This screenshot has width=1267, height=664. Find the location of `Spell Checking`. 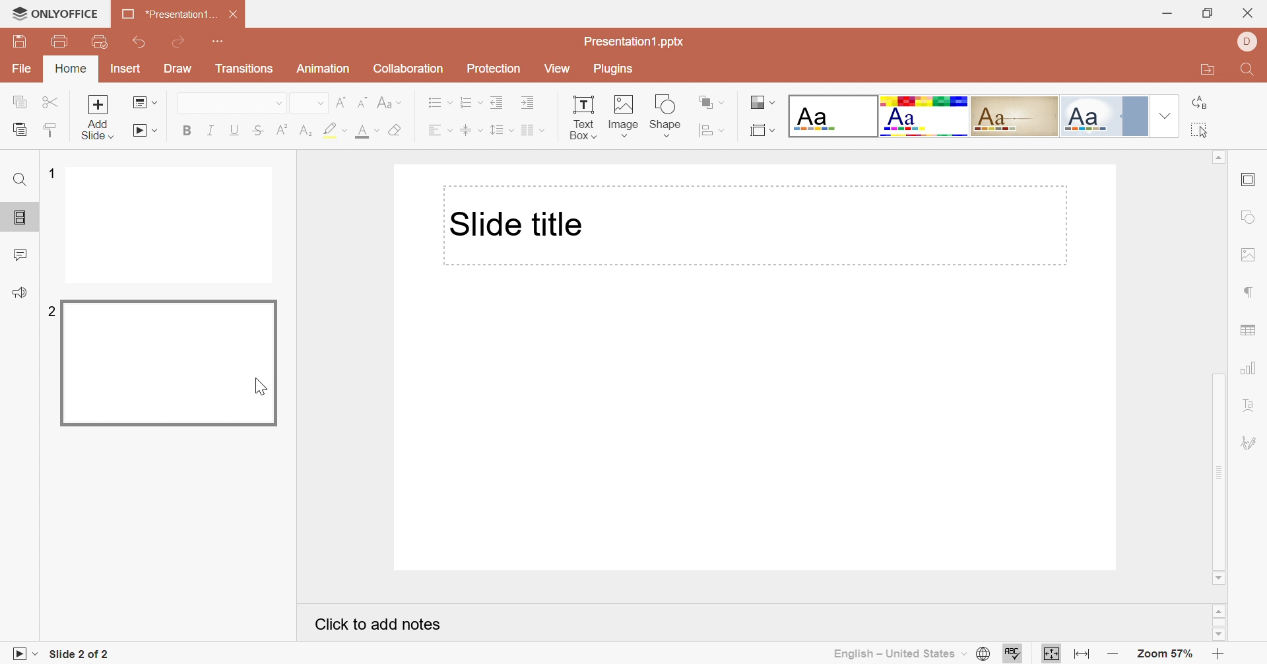

Spell Checking is located at coordinates (1016, 654).